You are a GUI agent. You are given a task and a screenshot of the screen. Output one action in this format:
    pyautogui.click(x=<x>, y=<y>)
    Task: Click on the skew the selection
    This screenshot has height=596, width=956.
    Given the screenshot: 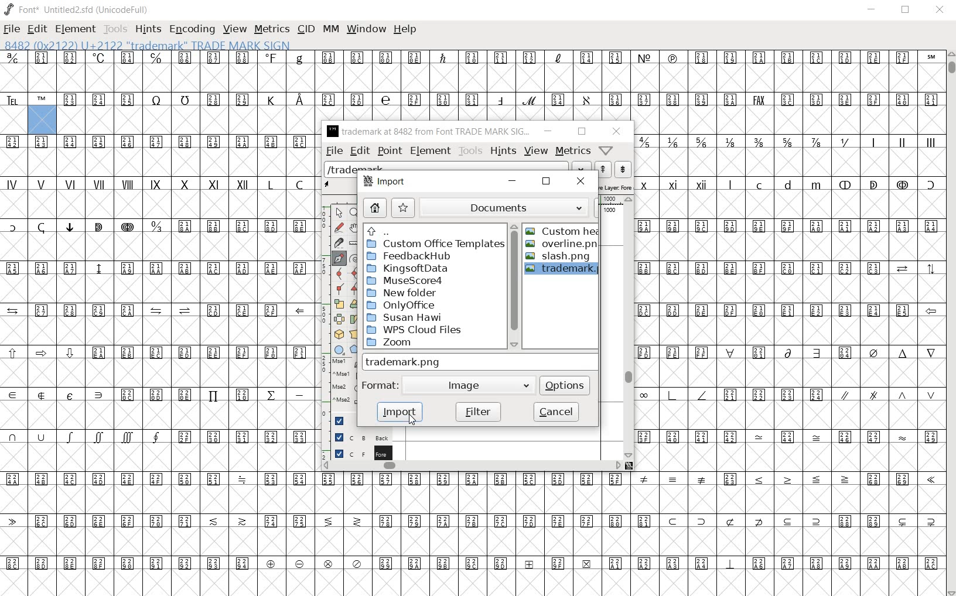 What is the action you would take?
    pyautogui.click(x=356, y=319)
    